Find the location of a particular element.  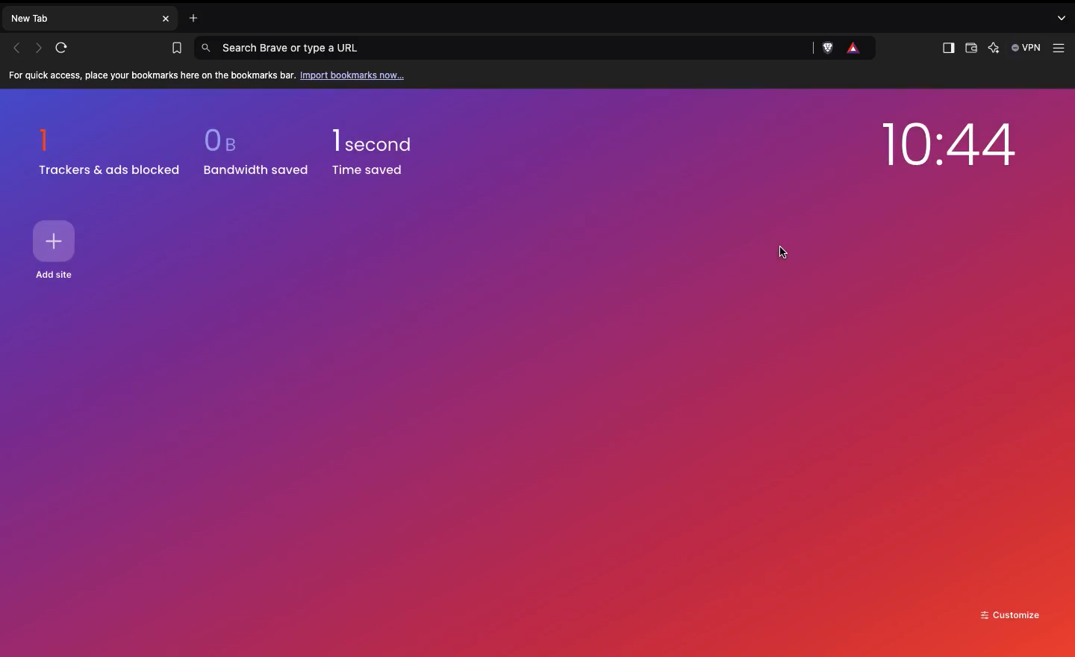

Next page is located at coordinates (40, 47).